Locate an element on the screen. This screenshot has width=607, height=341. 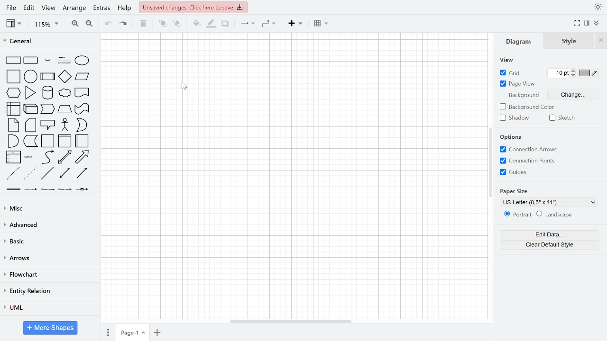
zoom out is located at coordinates (88, 24).